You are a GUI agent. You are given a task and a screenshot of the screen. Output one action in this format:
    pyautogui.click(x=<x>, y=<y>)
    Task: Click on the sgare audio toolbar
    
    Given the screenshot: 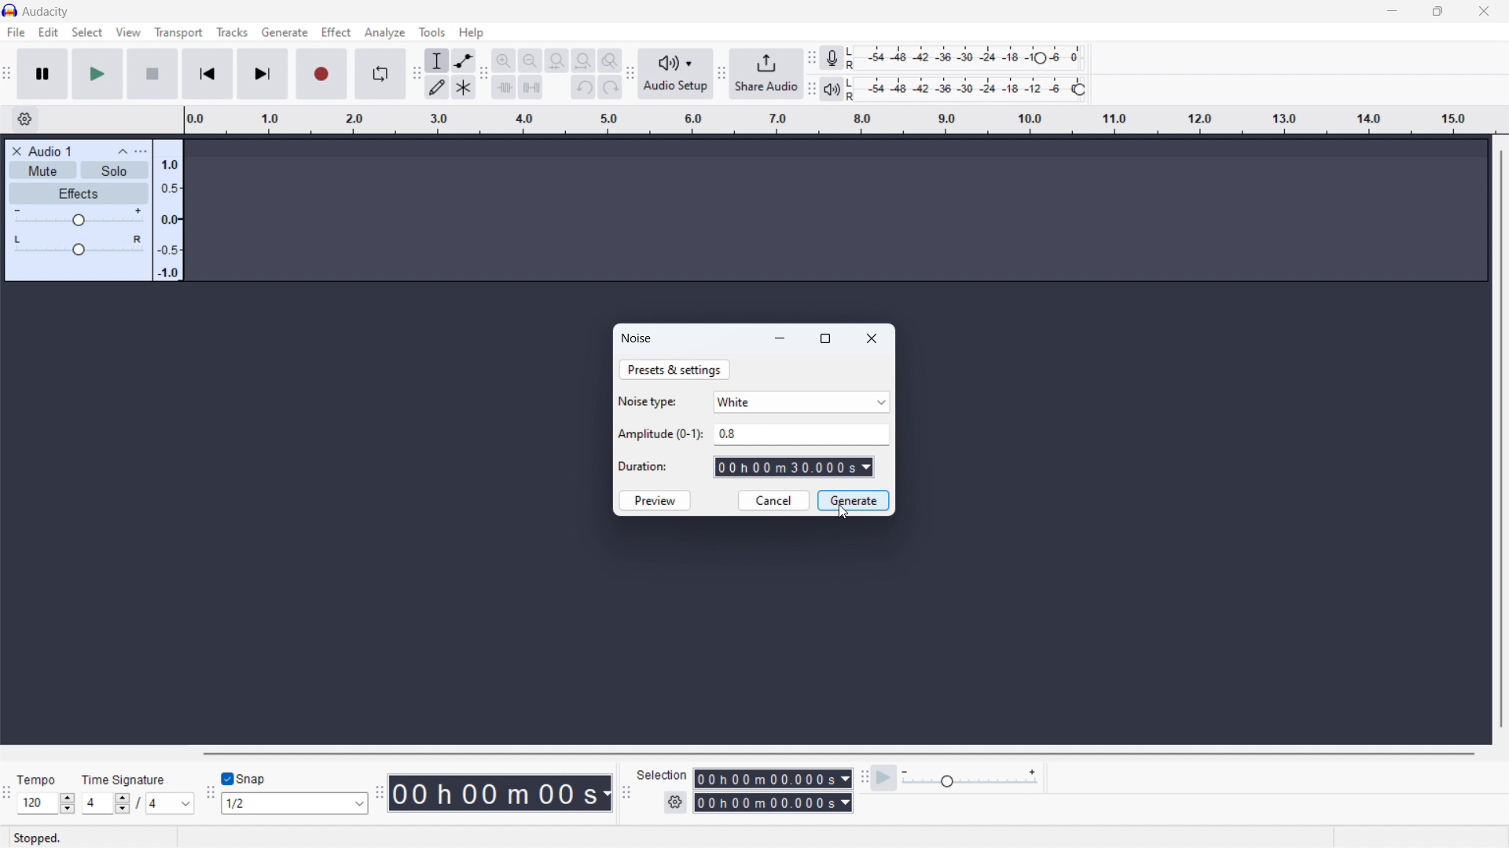 What is the action you would take?
    pyautogui.click(x=721, y=75)
    